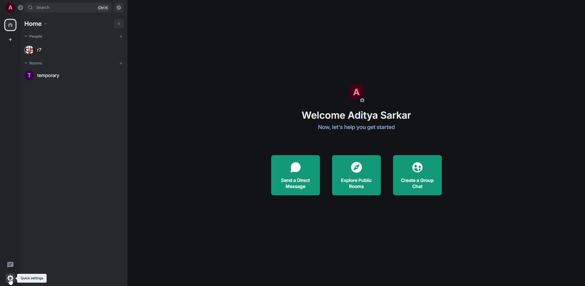  What do you see at coordinates (356, 175) in the screenshot?
I see `explore public rooms` at bounding box center [356, 175].